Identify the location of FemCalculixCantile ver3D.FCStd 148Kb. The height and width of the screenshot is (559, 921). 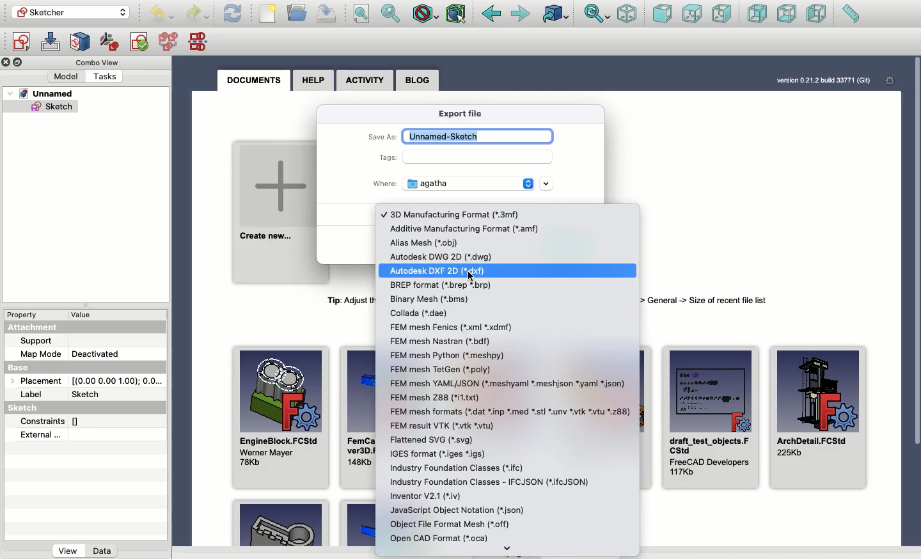
(357, 418).